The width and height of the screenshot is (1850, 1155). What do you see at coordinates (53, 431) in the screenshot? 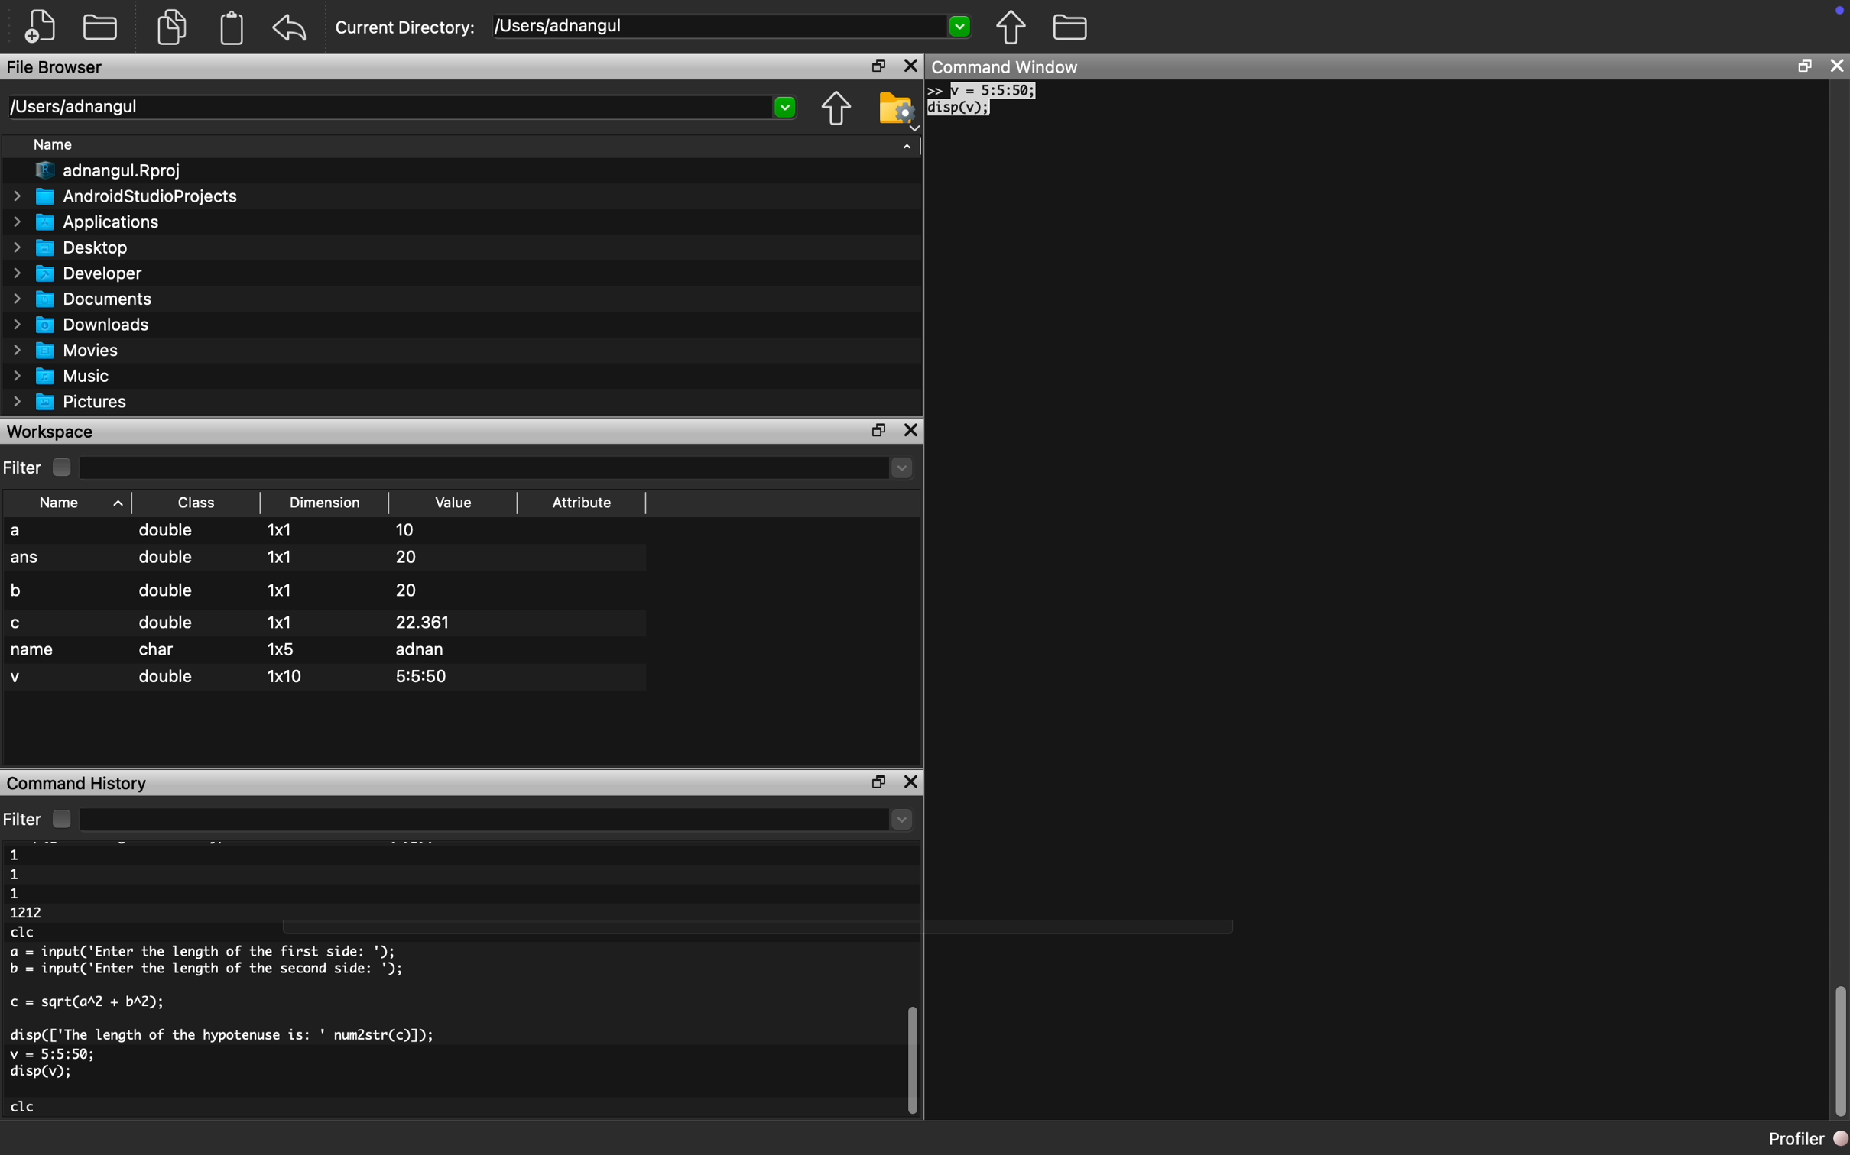
I see `Workspace` at bounding box center [53, 431].